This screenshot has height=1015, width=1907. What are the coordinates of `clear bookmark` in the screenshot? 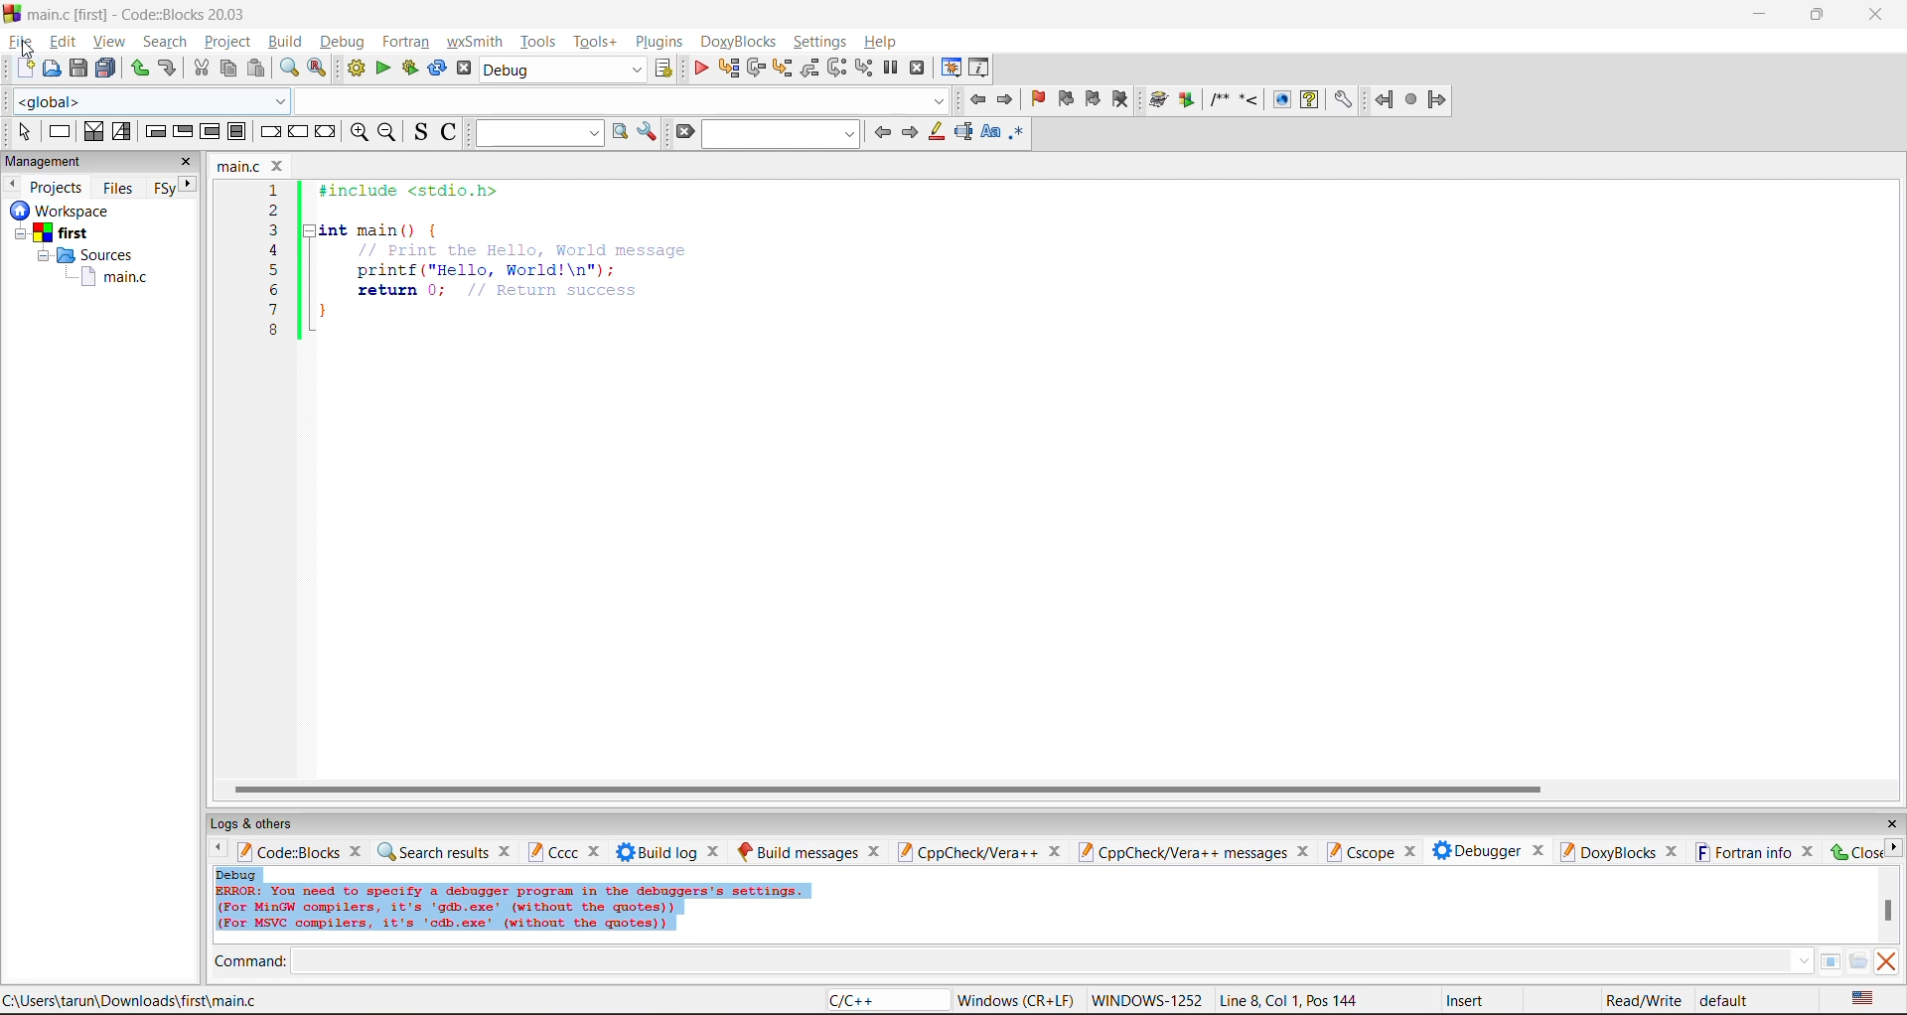 It's located at (1120, 98).